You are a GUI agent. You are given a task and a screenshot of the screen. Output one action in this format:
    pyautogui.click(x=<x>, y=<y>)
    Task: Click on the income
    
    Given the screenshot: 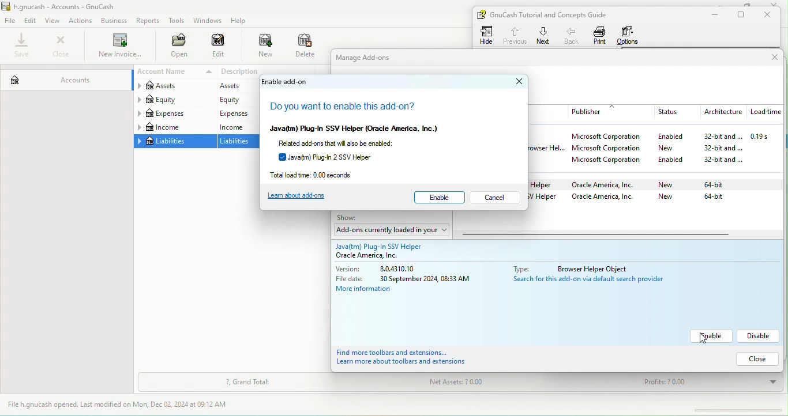 What is the action you would take?
    pyautogui.click(x=174, y=127)
    